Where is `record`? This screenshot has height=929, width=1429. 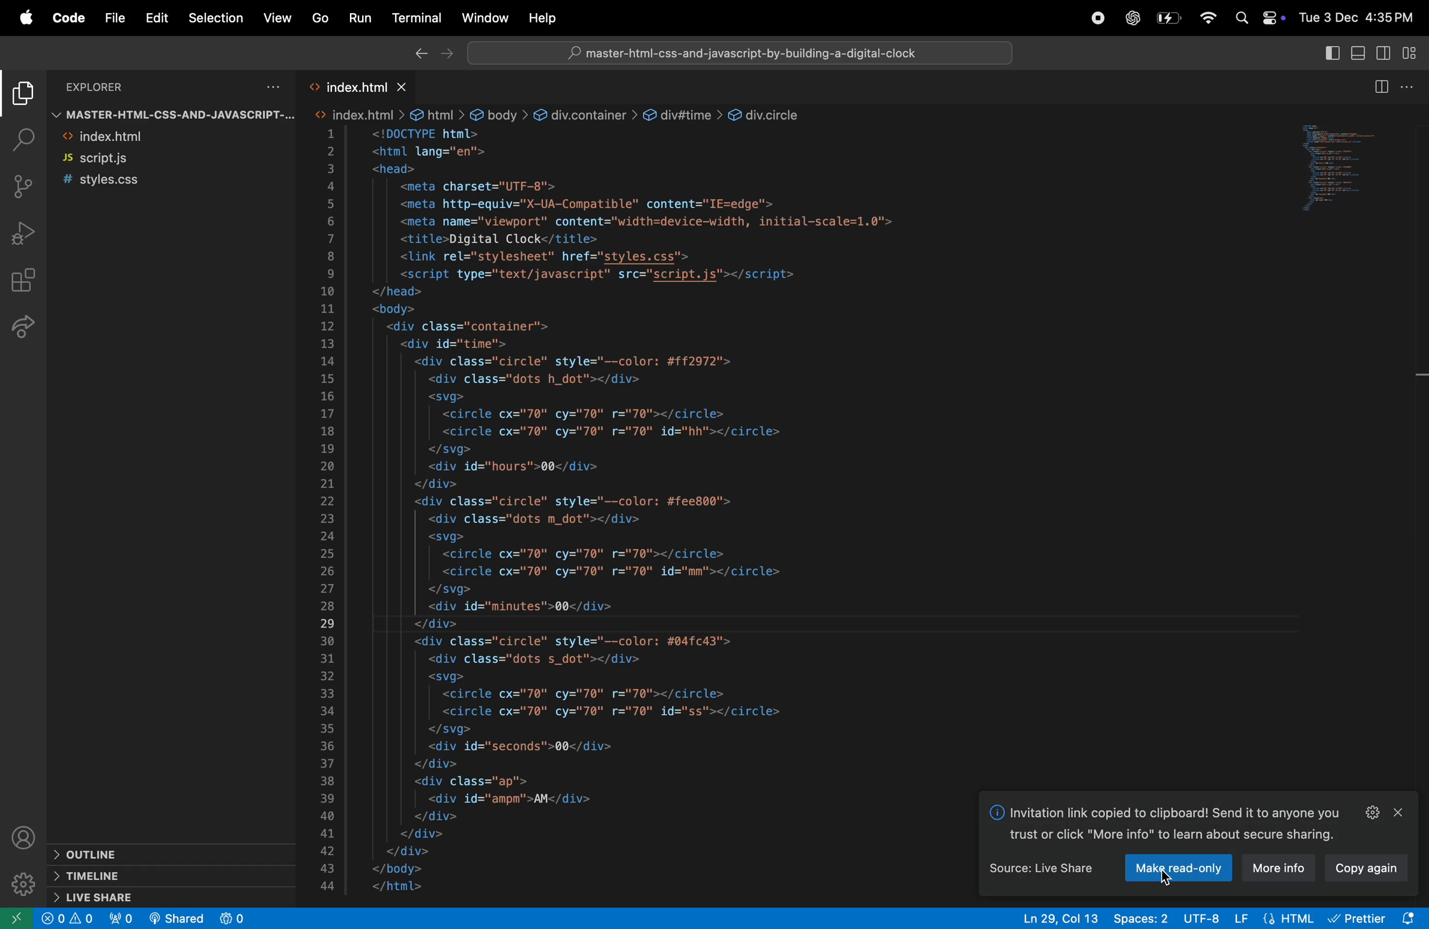
record is located at coordinates (1096, 17).